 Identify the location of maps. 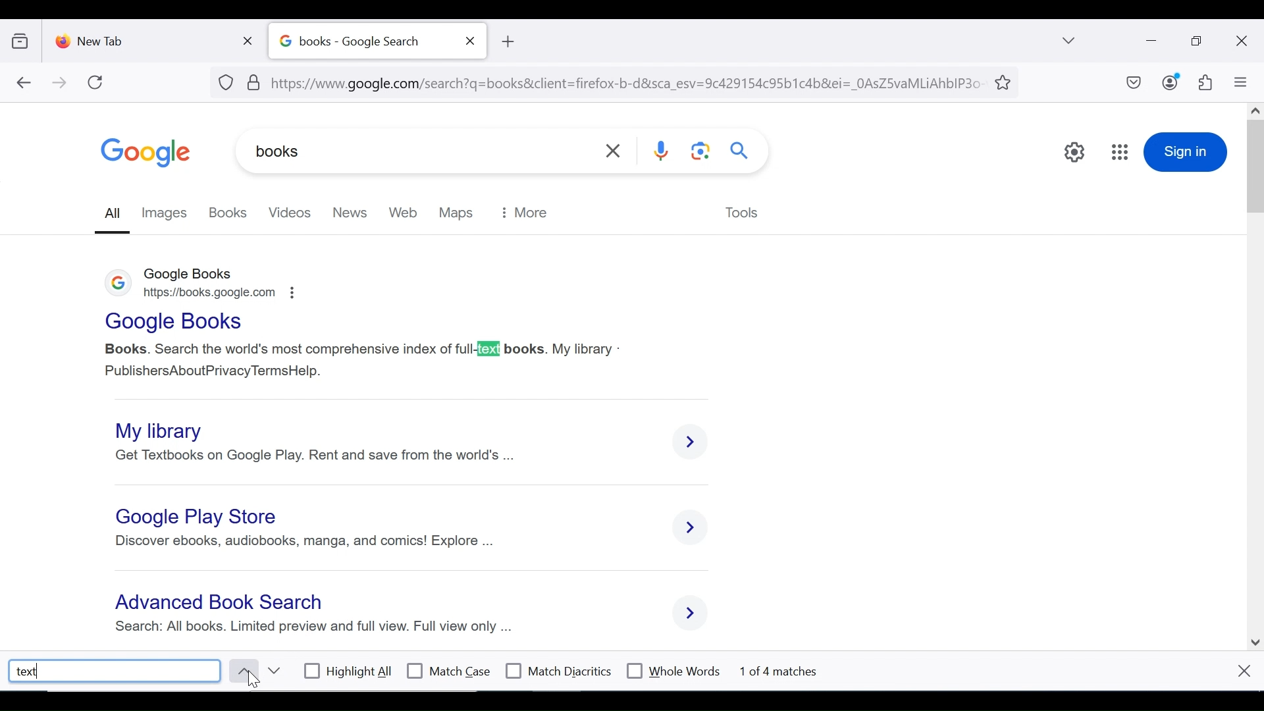
(458, 212).